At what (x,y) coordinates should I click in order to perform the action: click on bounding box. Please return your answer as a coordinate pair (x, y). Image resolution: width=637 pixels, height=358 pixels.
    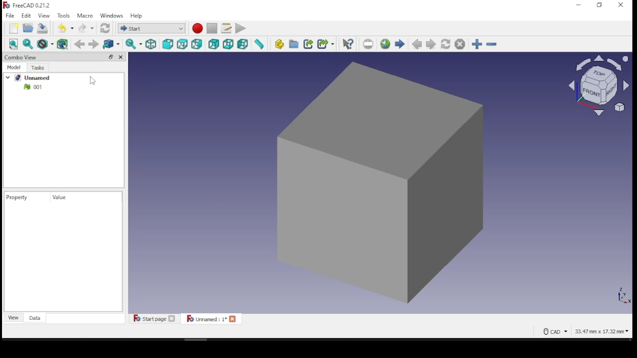
    Looking at the image, I should click on (60, 44).